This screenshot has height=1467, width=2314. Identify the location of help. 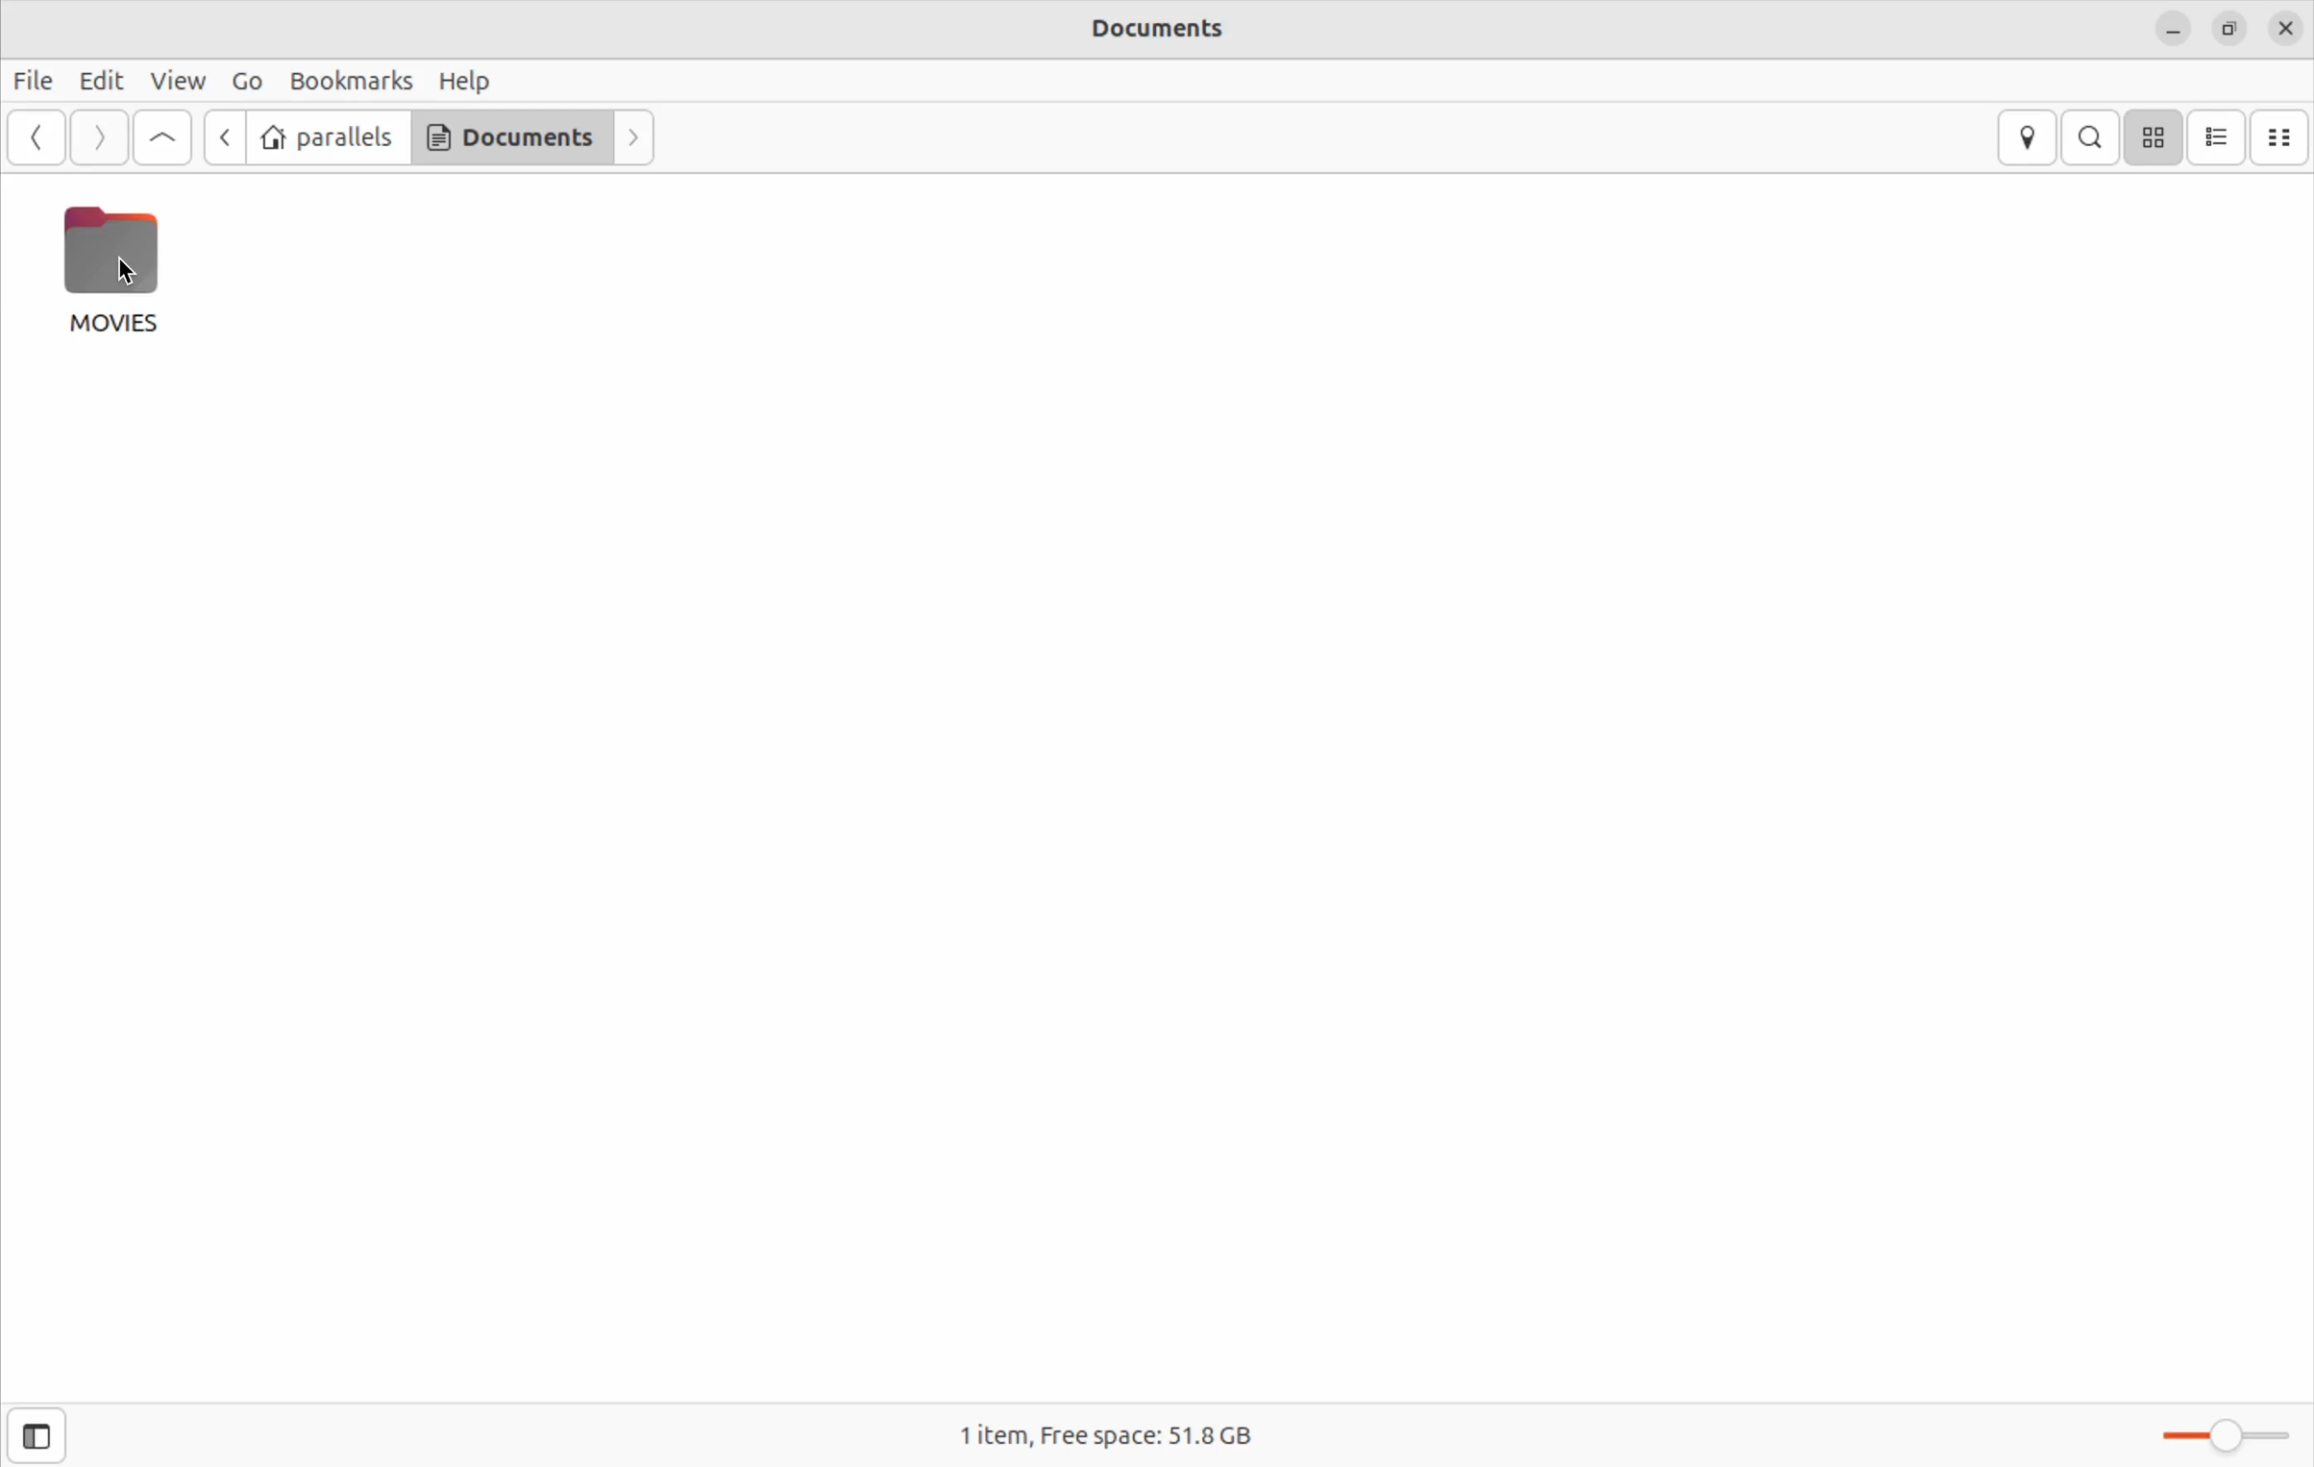
(465, 79).